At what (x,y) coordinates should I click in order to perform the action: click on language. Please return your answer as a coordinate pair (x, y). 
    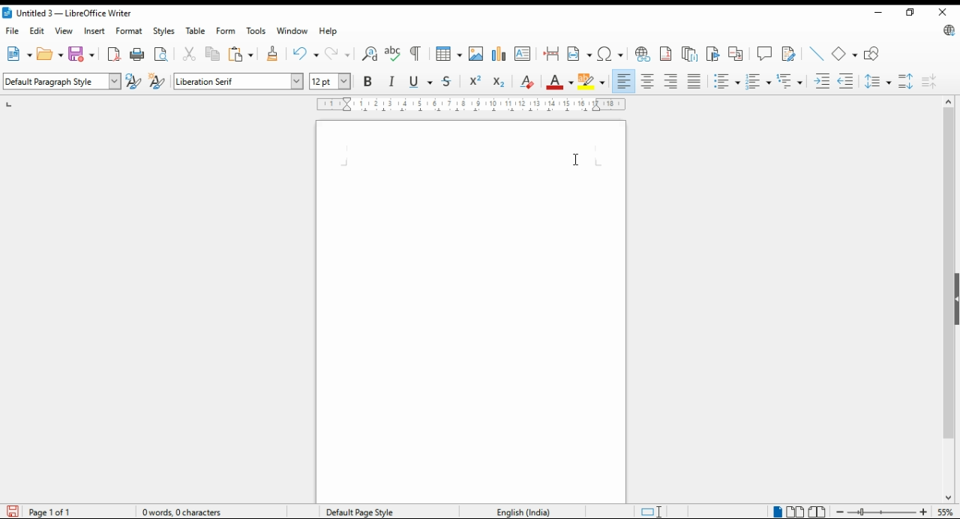
    Looking at the image, I should click on (522, 511).